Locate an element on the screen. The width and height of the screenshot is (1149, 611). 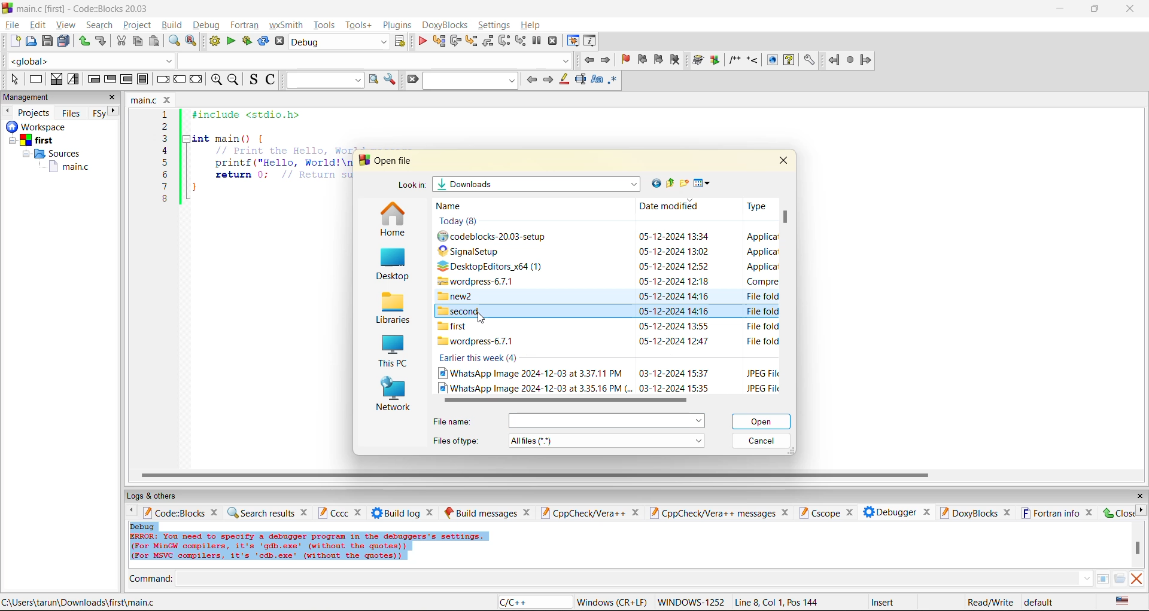
show options window is located at coordinates (390, 80).